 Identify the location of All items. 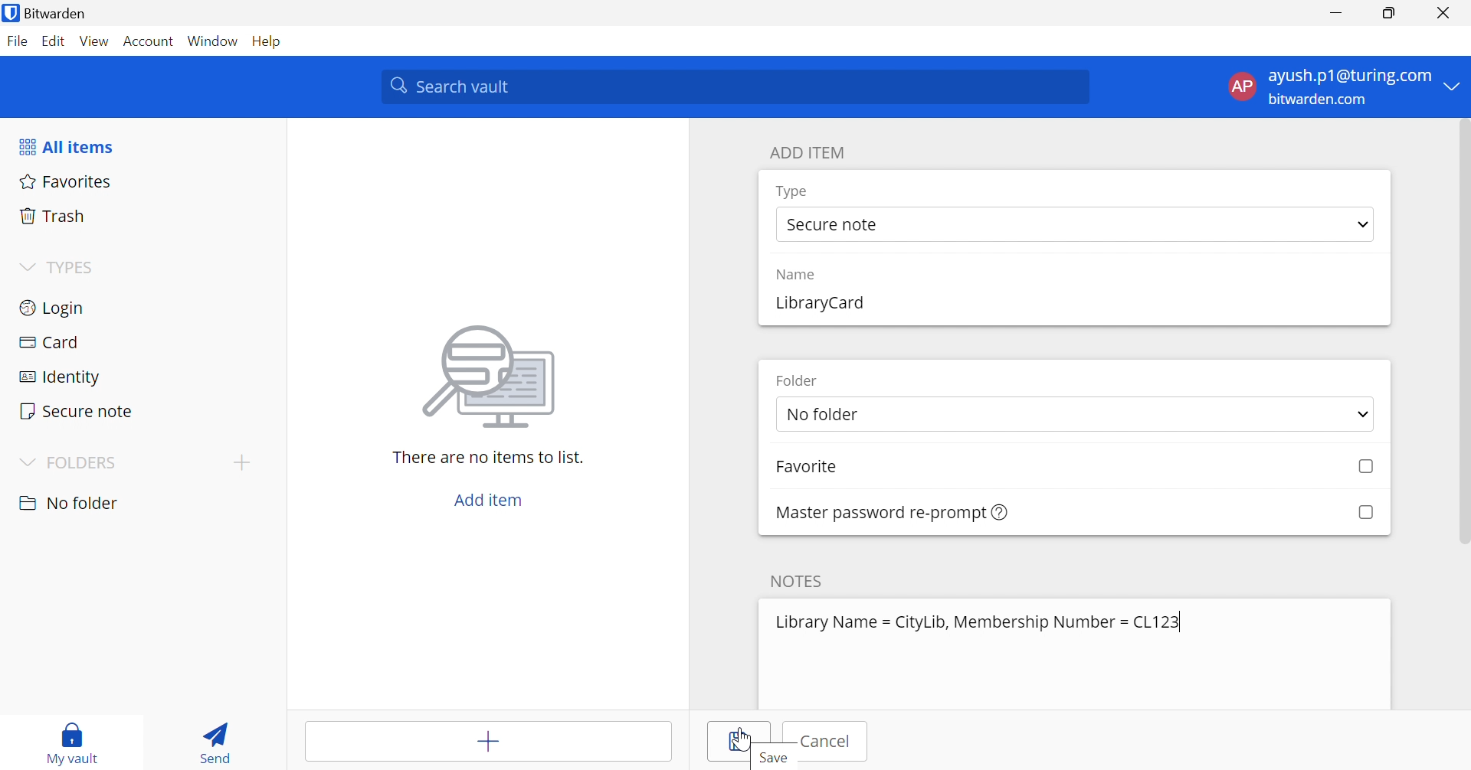
(65, 145).